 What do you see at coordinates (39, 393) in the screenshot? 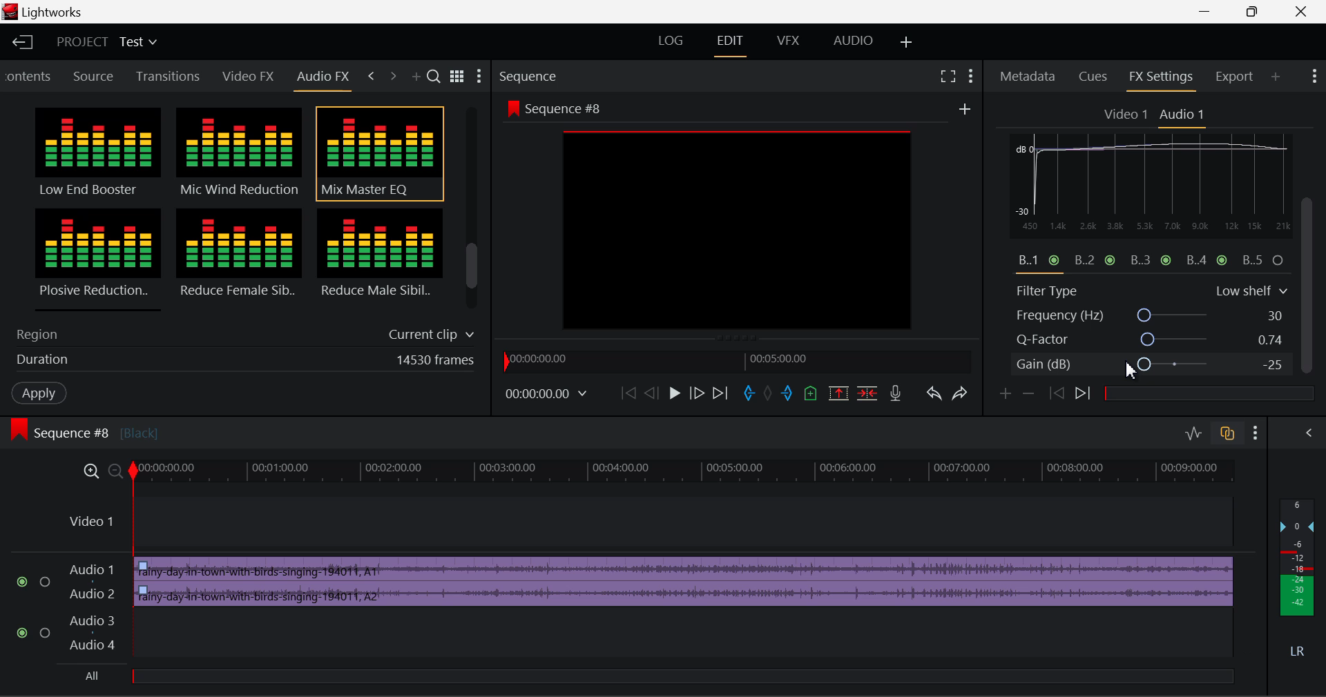
I see `Apply` at bounding box center [39, 393].